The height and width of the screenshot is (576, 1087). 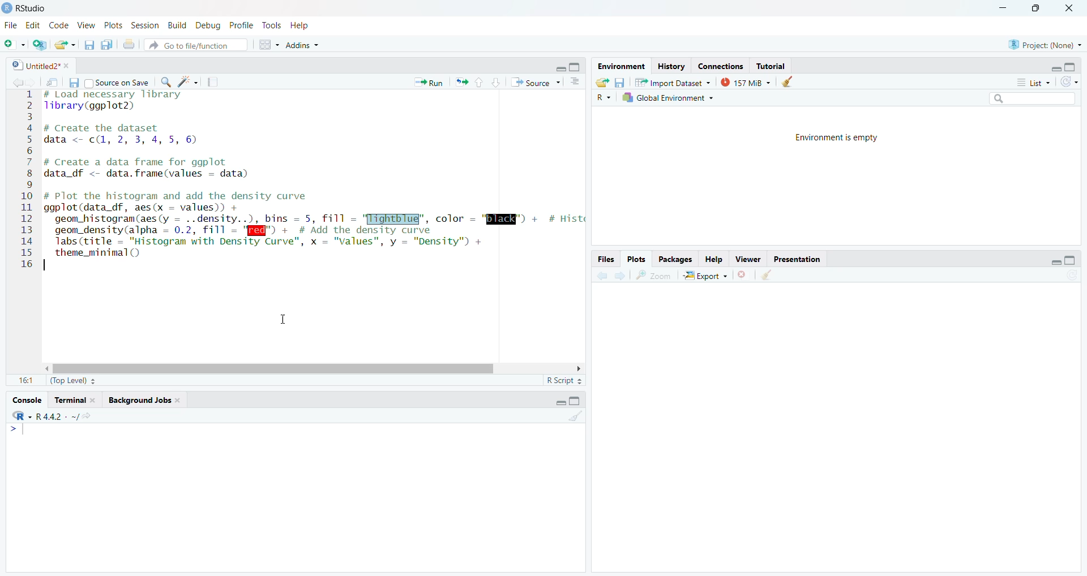 What do you see at coordinates (179, 400) in the screenshot?
I see `close` at bounding box center [179, 400].